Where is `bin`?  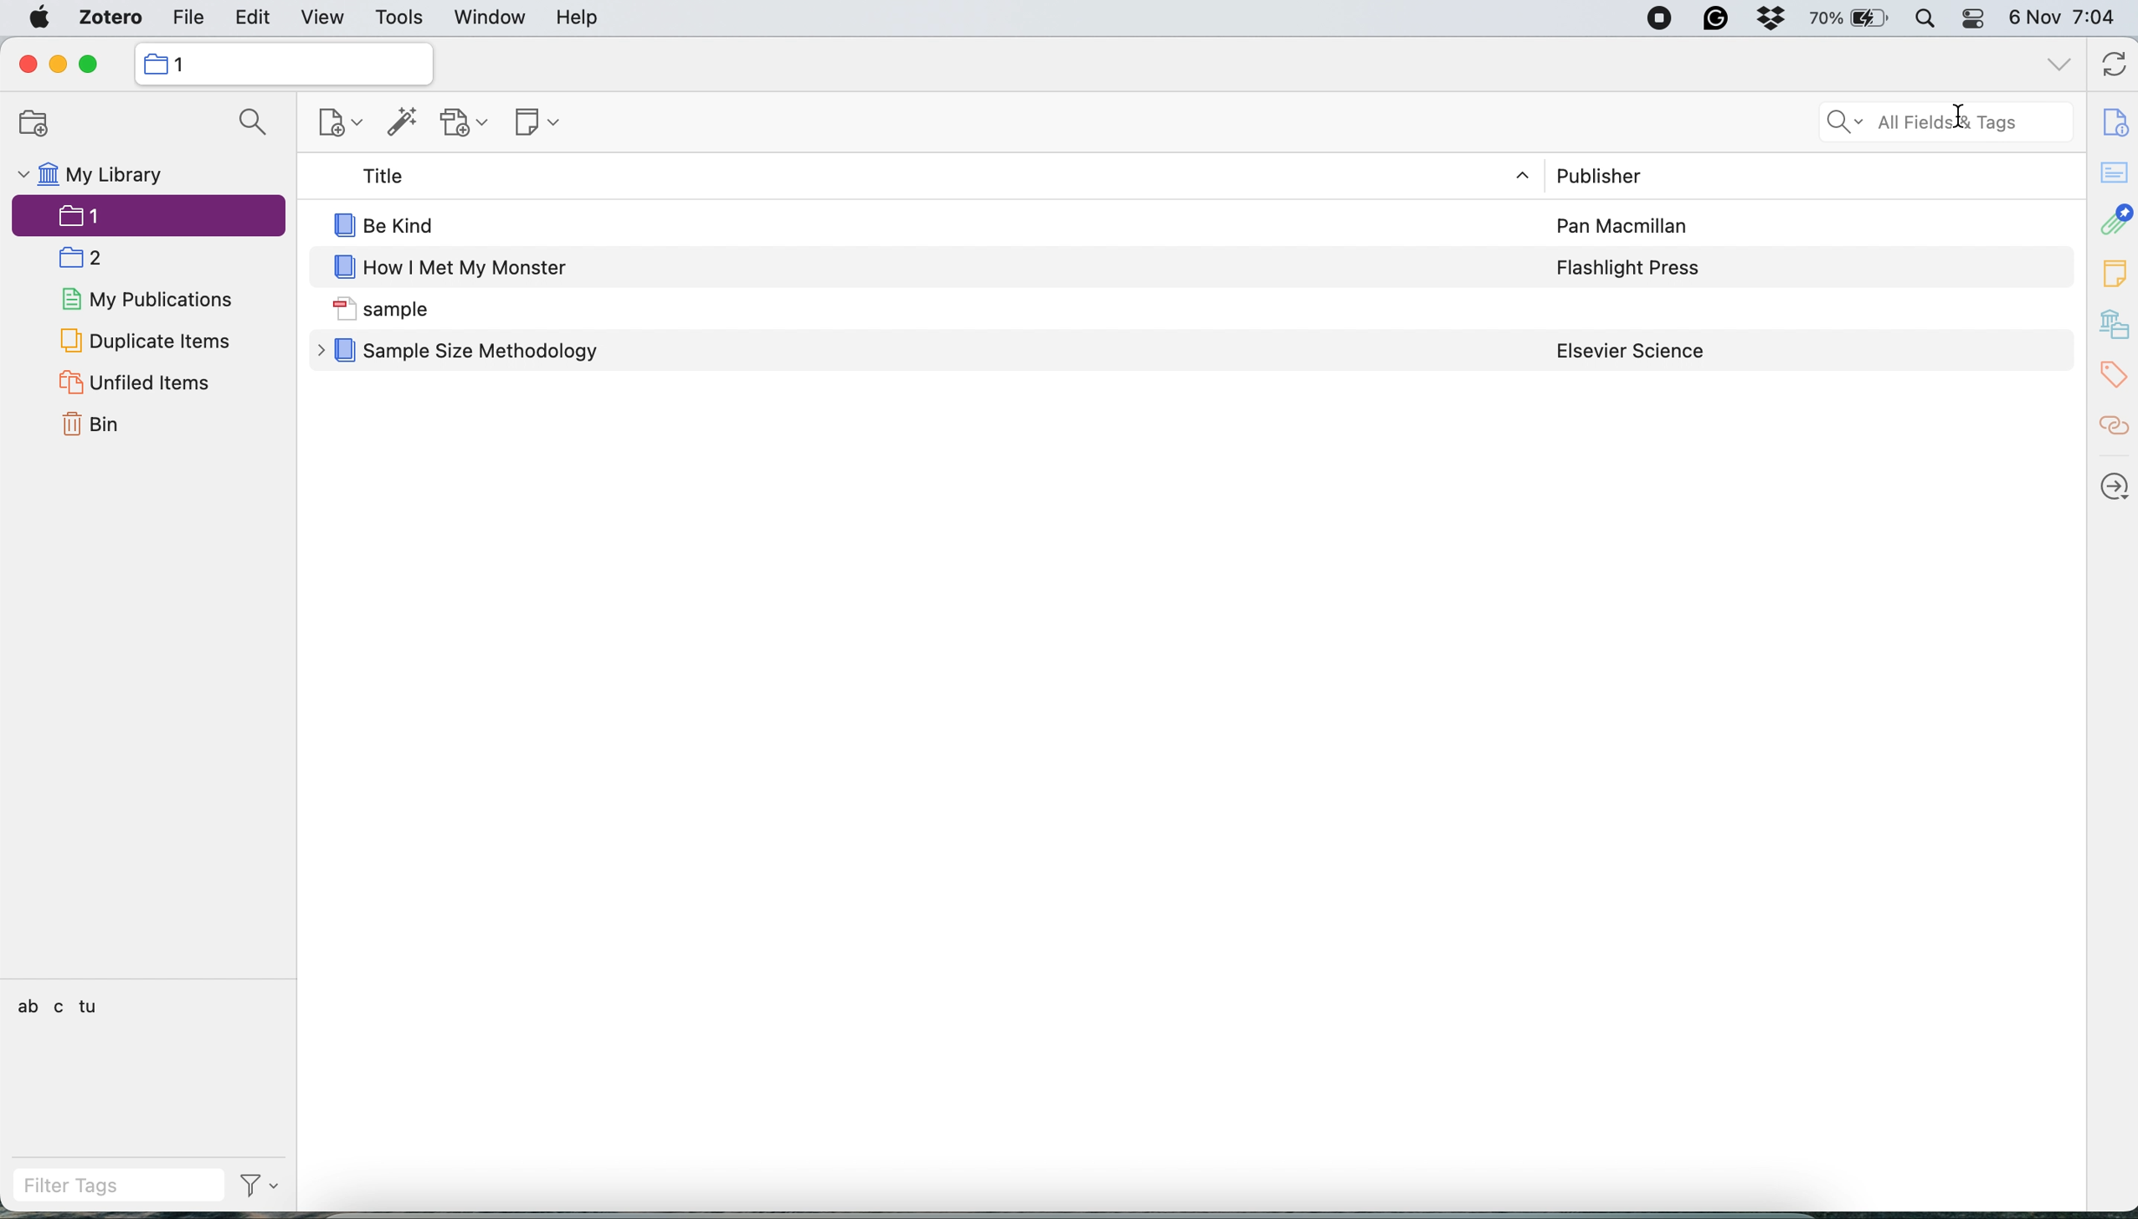 bin is located at coordinates (96, 424).